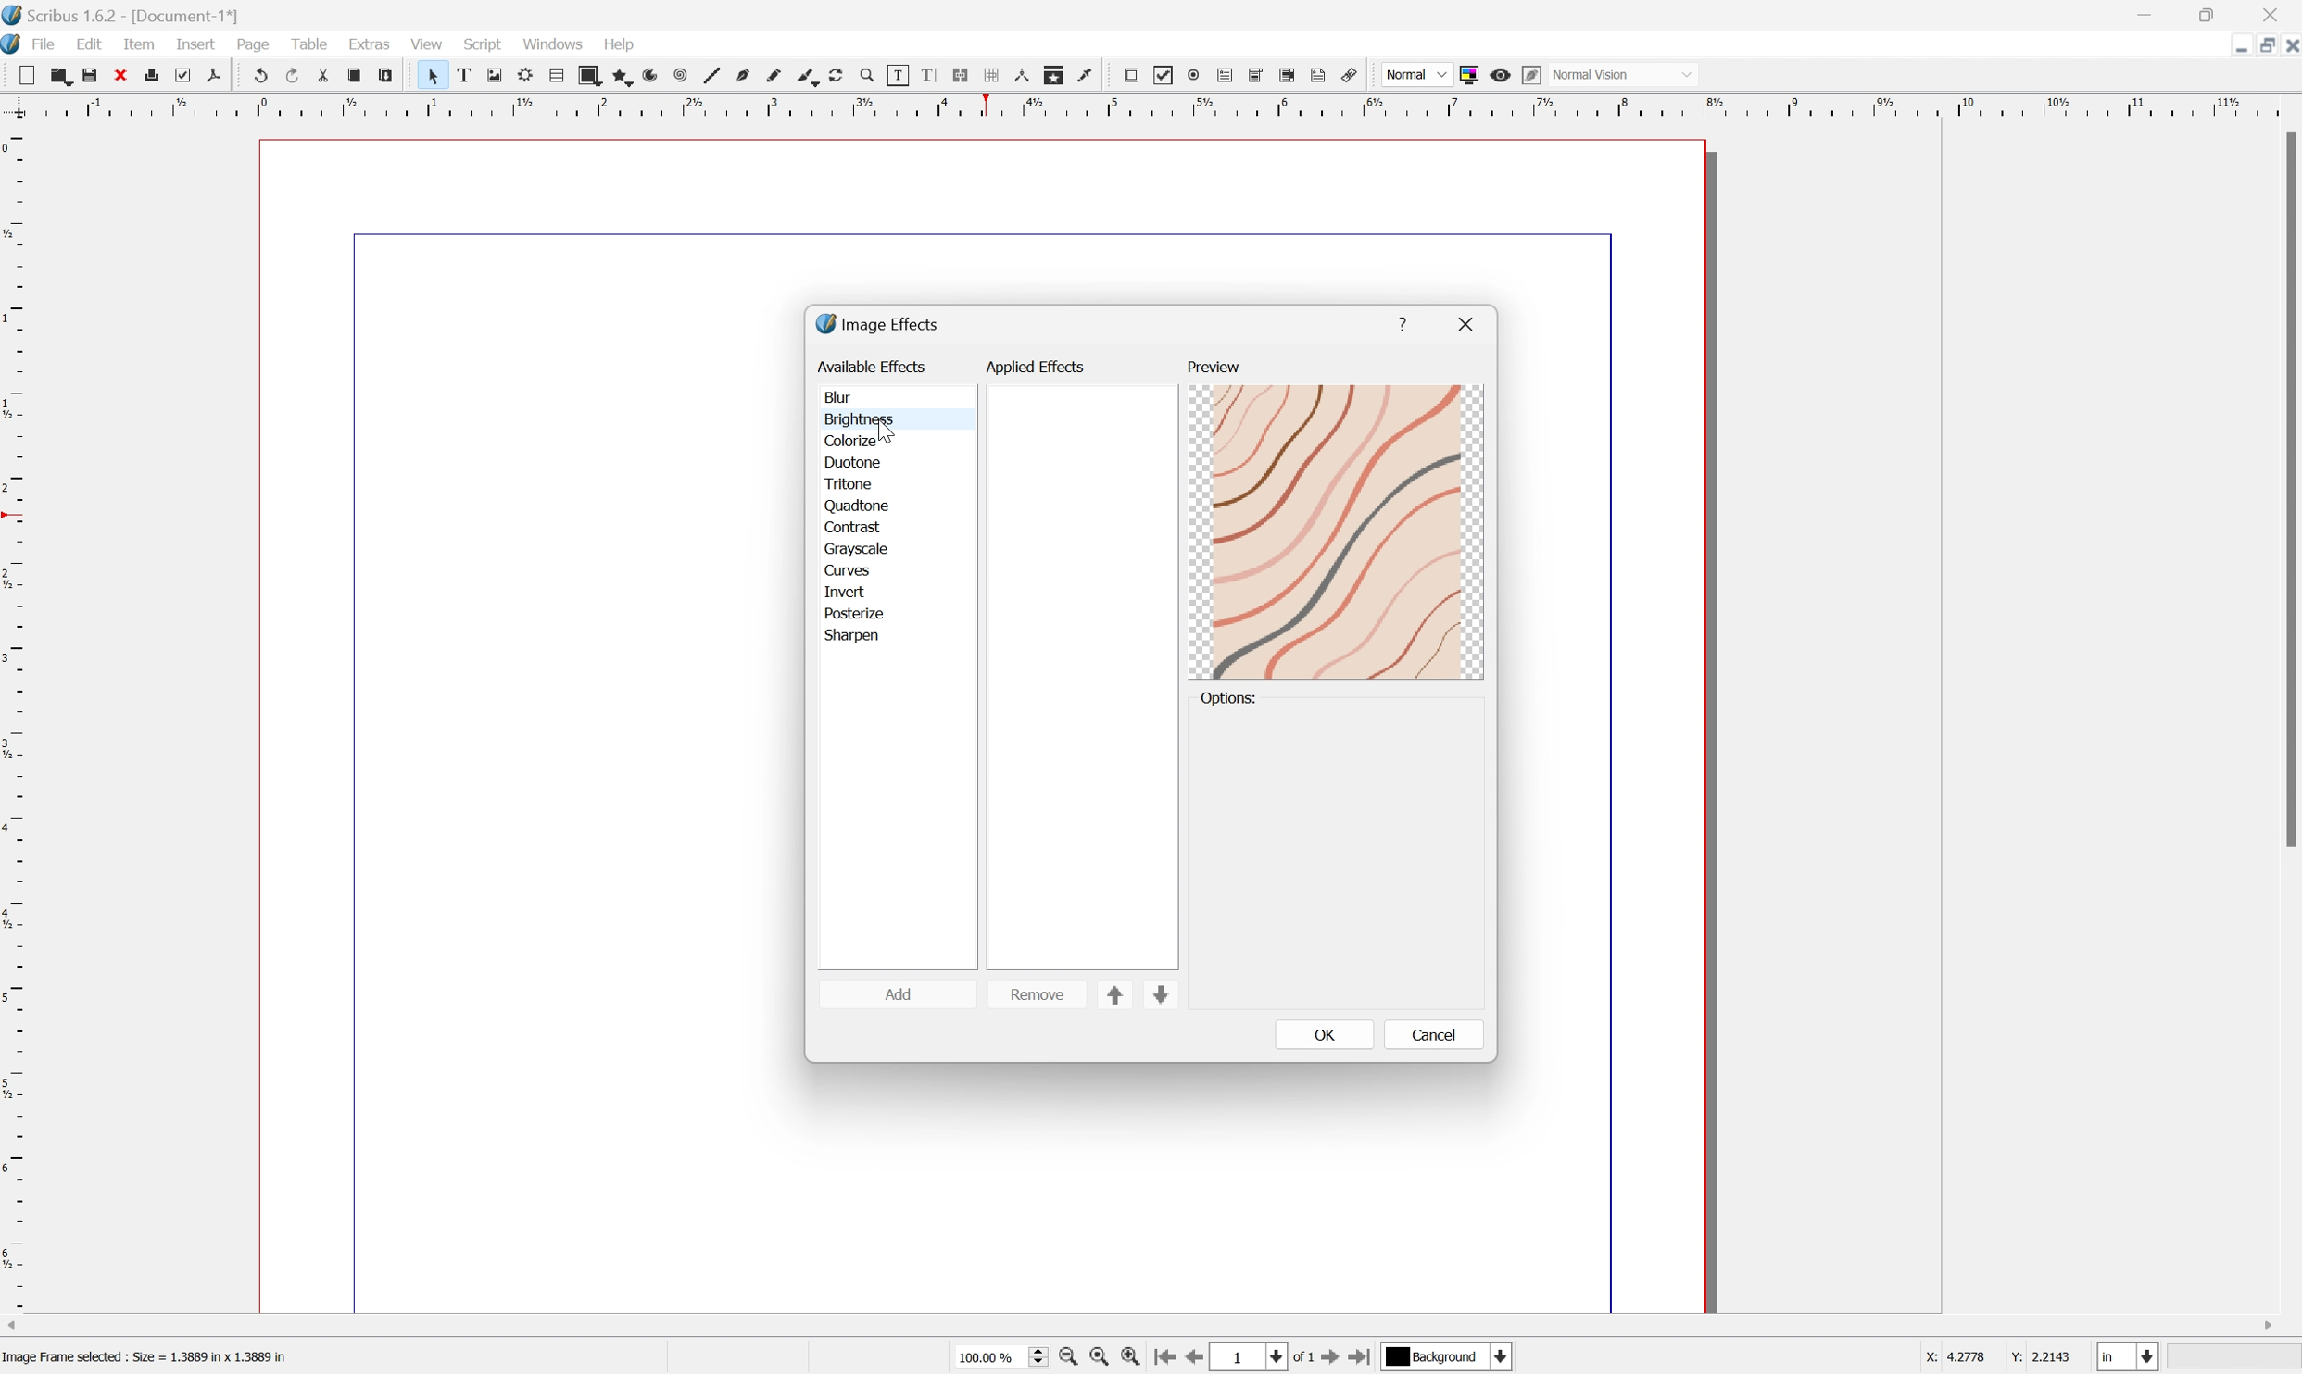  I want to click on available effects, so click(874, 366).